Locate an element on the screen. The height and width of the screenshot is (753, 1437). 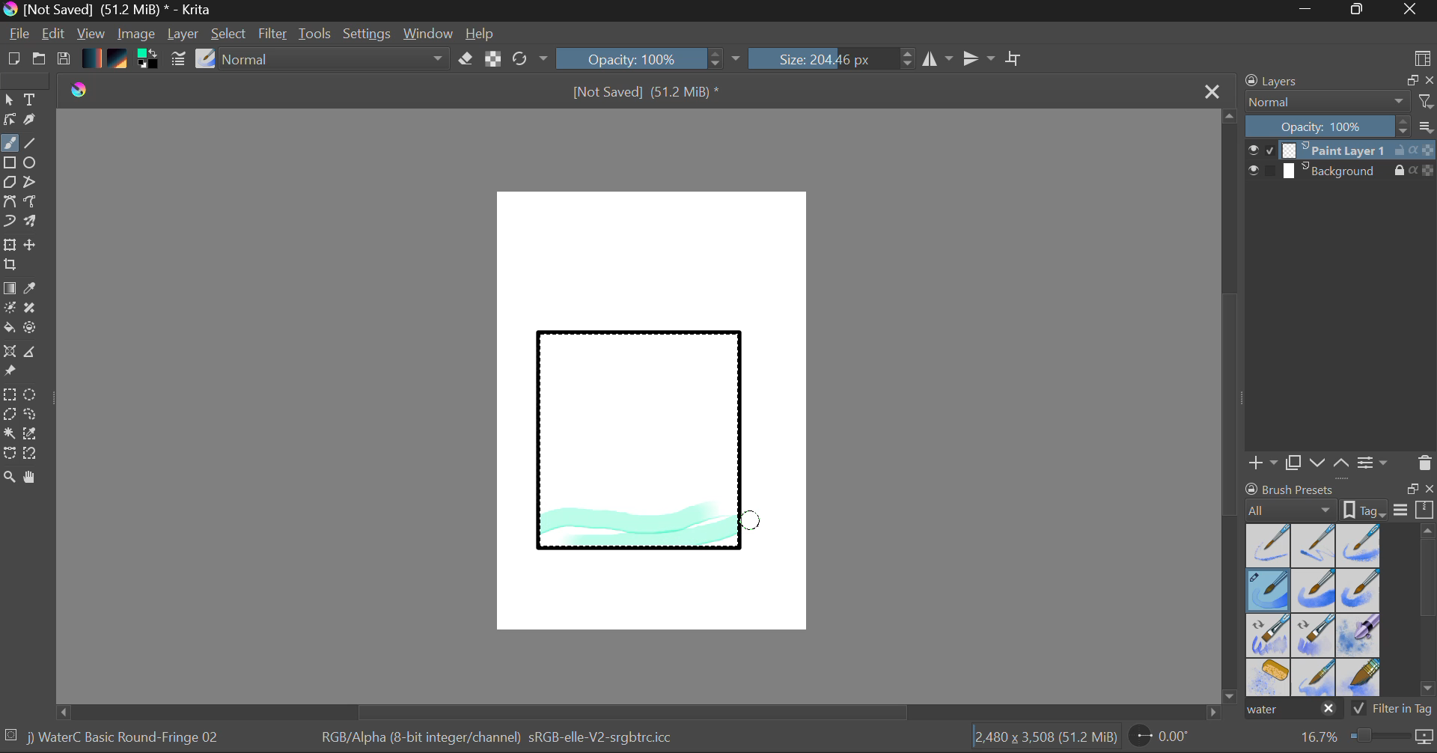
Paintbrush is located at coordinates (9, 144).